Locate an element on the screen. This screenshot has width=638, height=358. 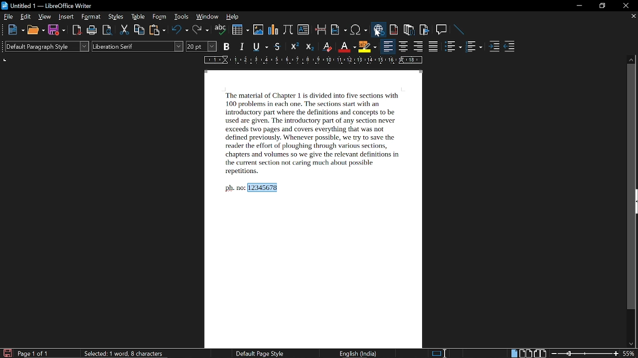
default page style is located at coordinates (260, 354).